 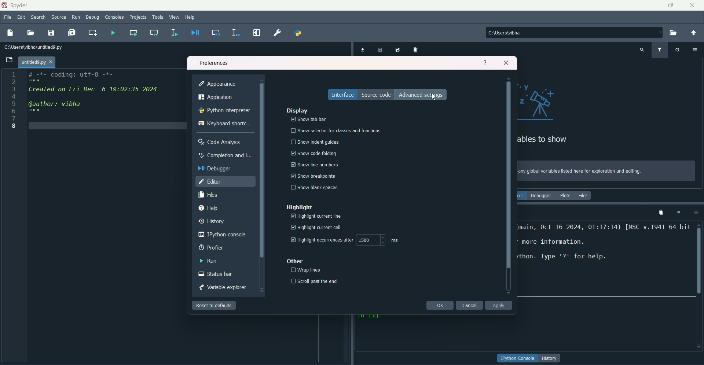 I want to click on preferences, so click(x=214, y=62).